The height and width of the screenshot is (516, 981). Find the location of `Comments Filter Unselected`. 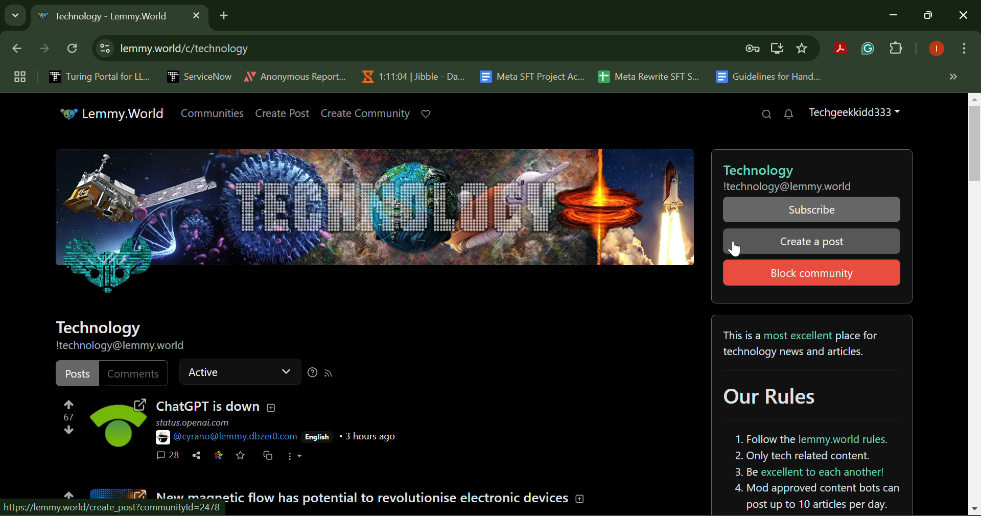

Comments Filter Unselected is located at coordinates (132, 373).